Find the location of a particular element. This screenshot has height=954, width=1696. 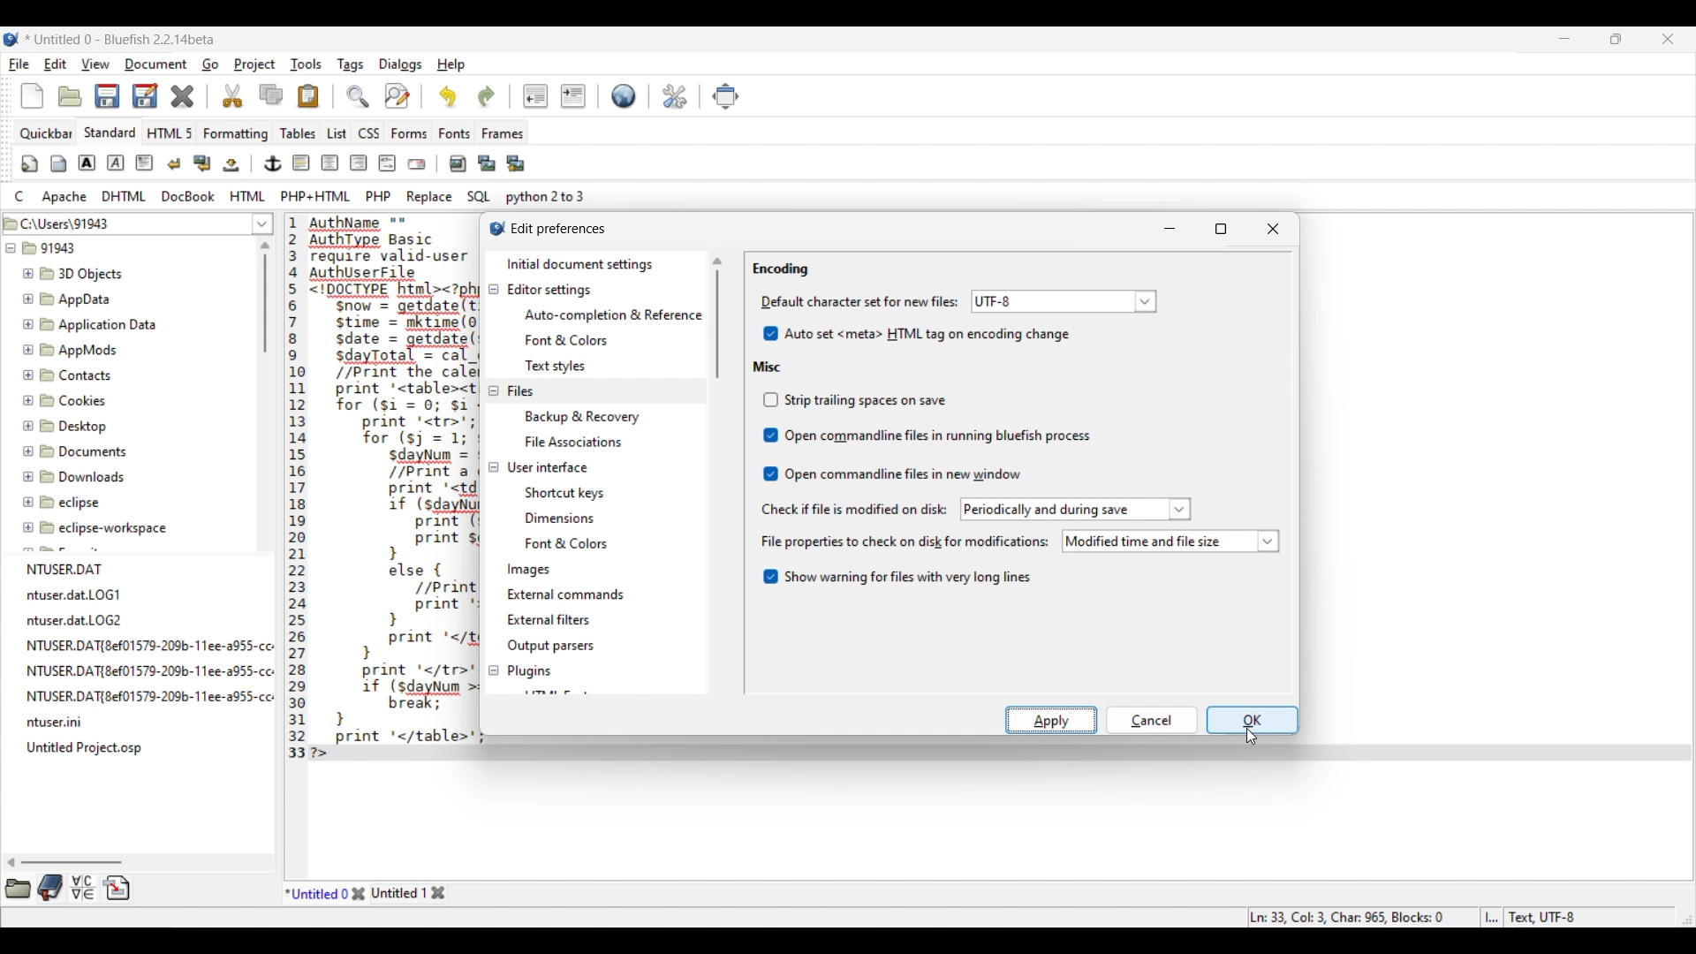

Files settings is located at coordinates (520, 391).